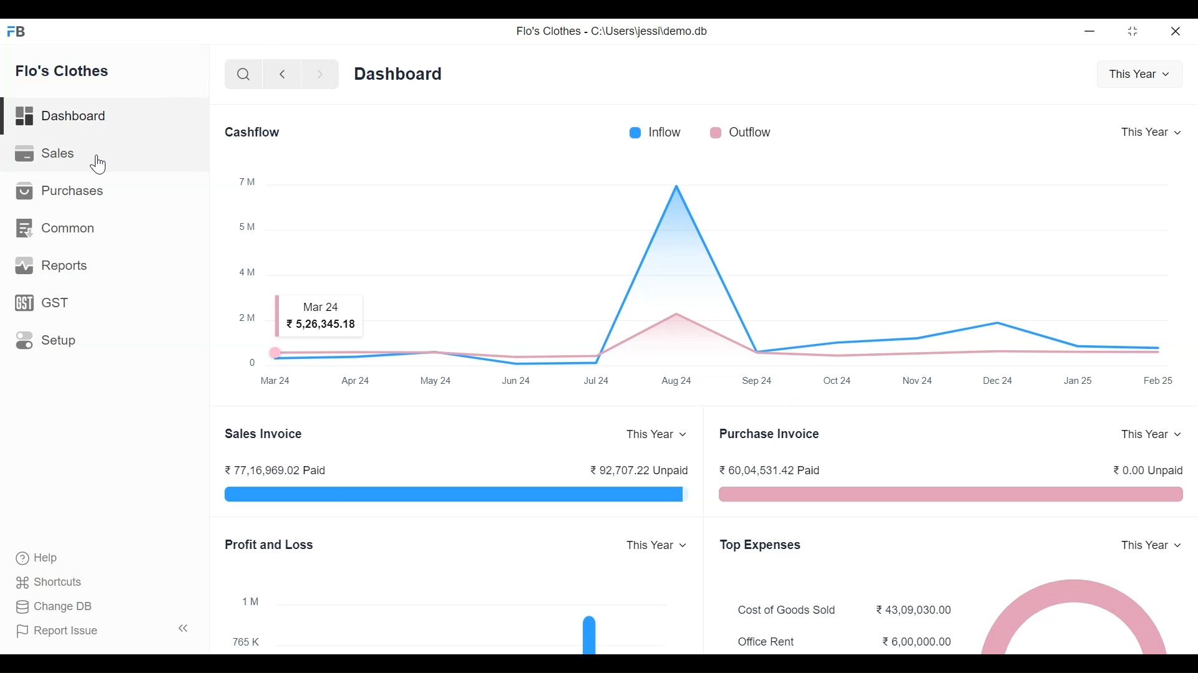 This screenshot has width=1198, height=673. Describe the element at coordinates (760, 545) in the screenshot. I see `Top Expenses` at that location.